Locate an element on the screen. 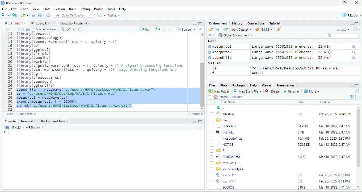 The image size is (362, 192). 76.1 MB is located at coordinates (303, 138).